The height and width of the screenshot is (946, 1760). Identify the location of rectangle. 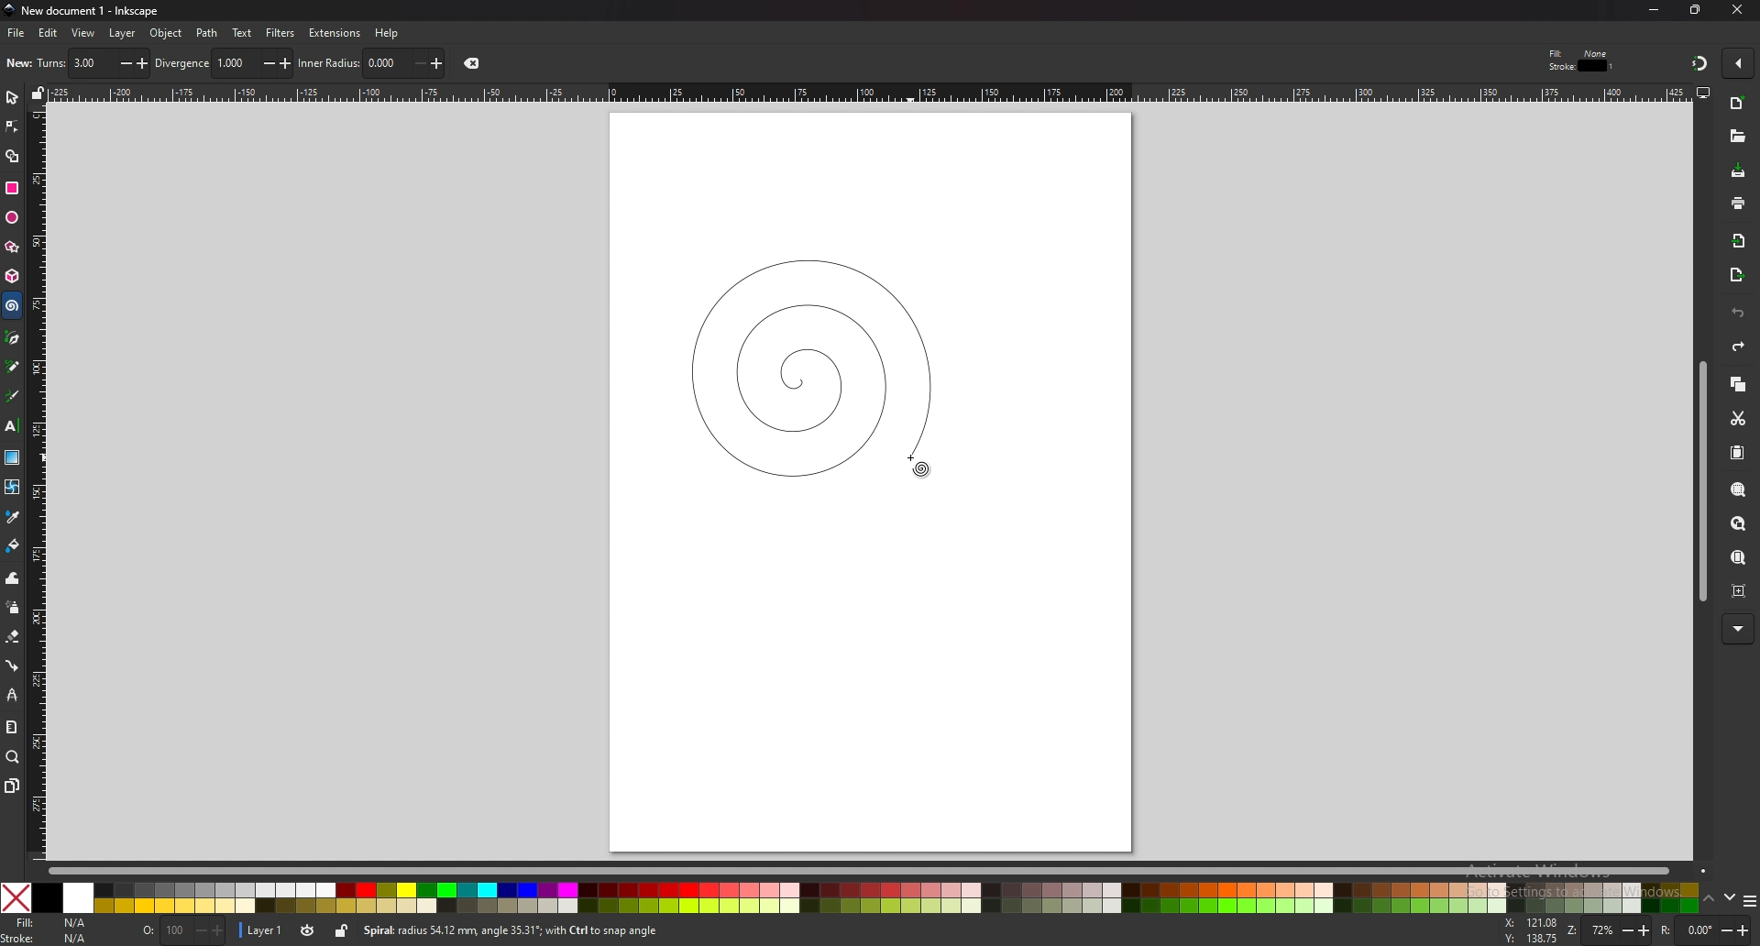
(14, 187).